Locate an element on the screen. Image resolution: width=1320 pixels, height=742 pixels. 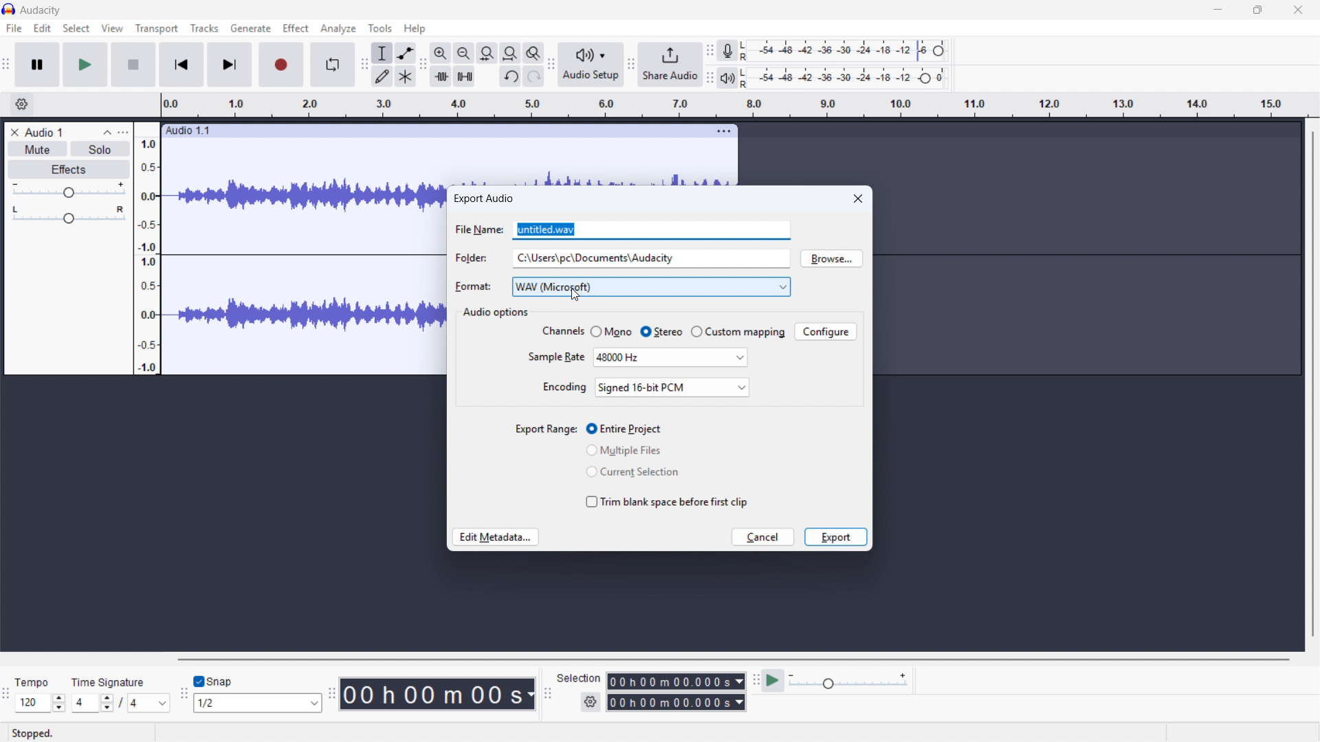
export range is located at coordinates (544, 429).